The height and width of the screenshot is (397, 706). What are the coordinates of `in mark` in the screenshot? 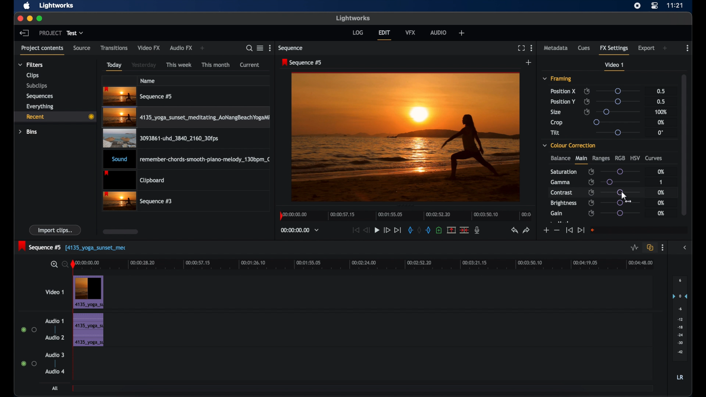 It's located at (410, 231).